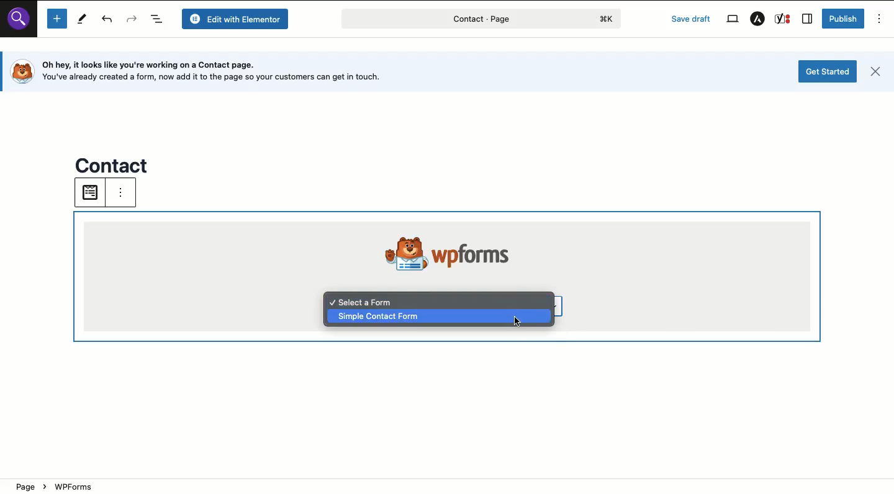 The height and width of the screenshot is (494, 894). Describe the element at coordinates (783, 19) in the screenshot. I see `Yoast` at that location.